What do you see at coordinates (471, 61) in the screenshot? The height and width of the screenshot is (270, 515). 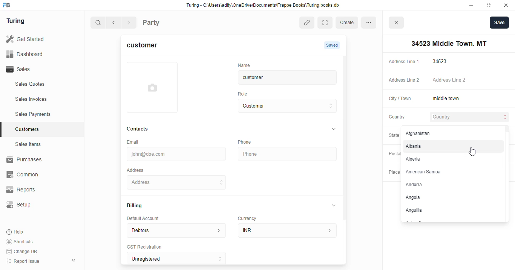 I see `34523` at bounding box center [471, 61].